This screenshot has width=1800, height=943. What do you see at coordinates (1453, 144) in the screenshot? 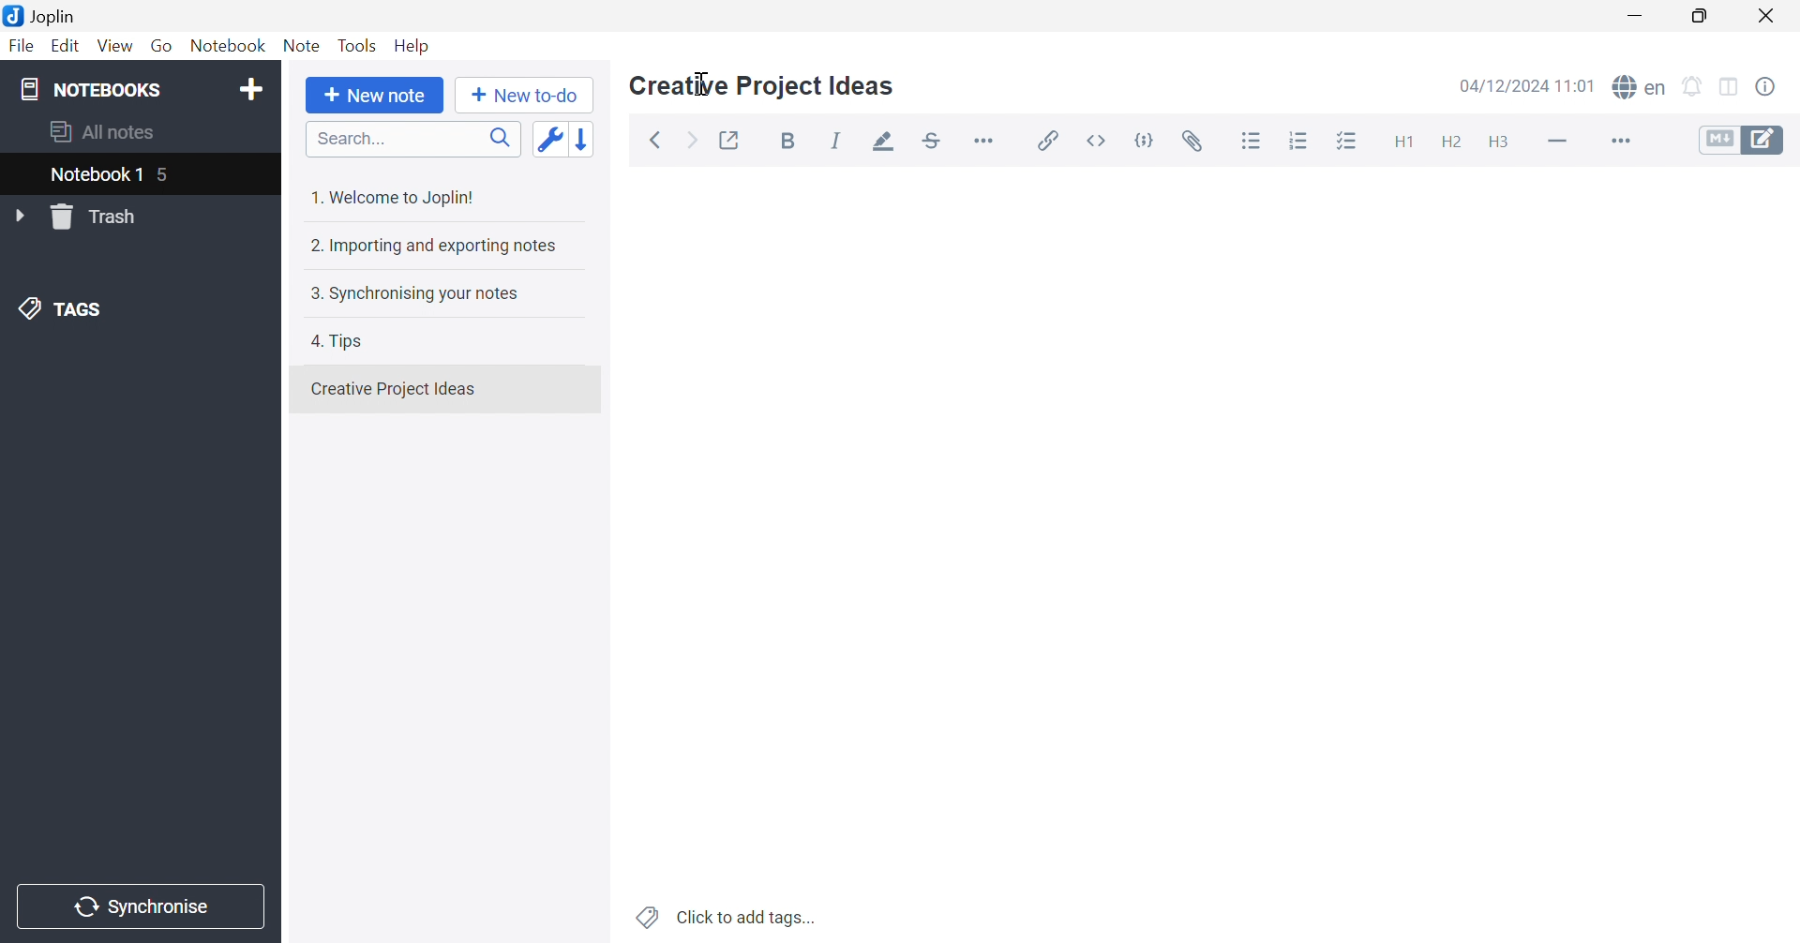
I see `Heading 2` at bounding box center [1453, 144].